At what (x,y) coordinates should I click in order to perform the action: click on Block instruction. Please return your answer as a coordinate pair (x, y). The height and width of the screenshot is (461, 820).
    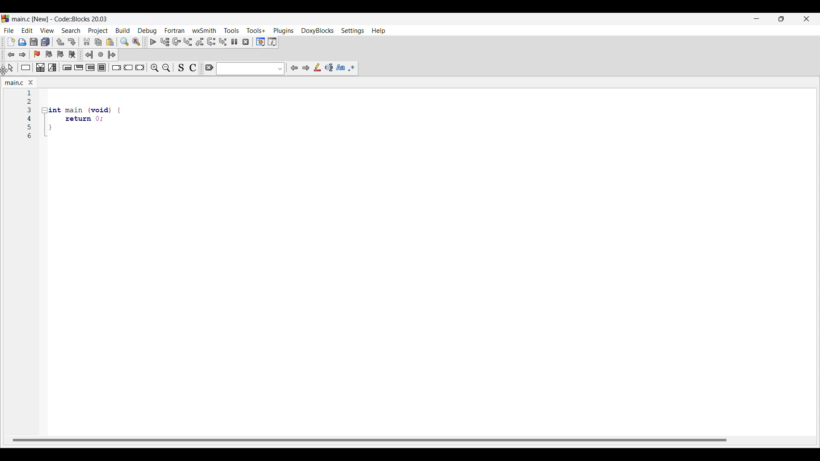
    Looking at the image, I should click on (102, 67).